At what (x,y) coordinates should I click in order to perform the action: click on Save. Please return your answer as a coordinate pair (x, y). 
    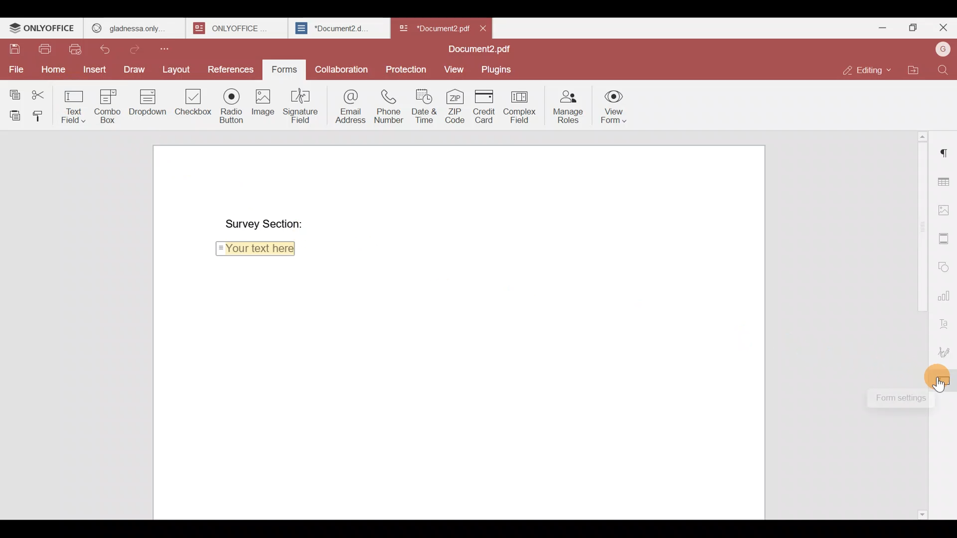
    Looking at the image, I should click on (10, 45).